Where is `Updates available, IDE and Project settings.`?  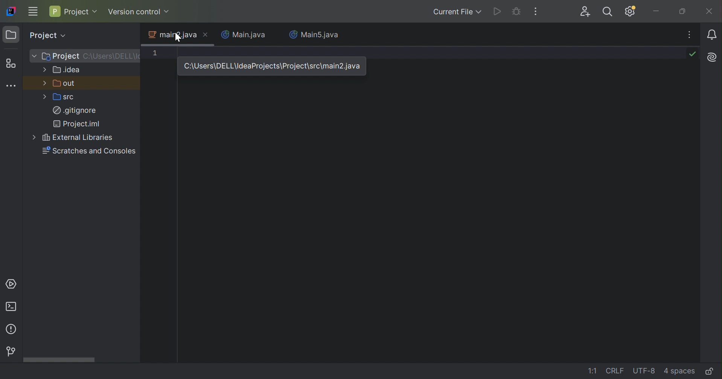
Updates available, IDE and Project settings. is located at coordinates (631, 11).